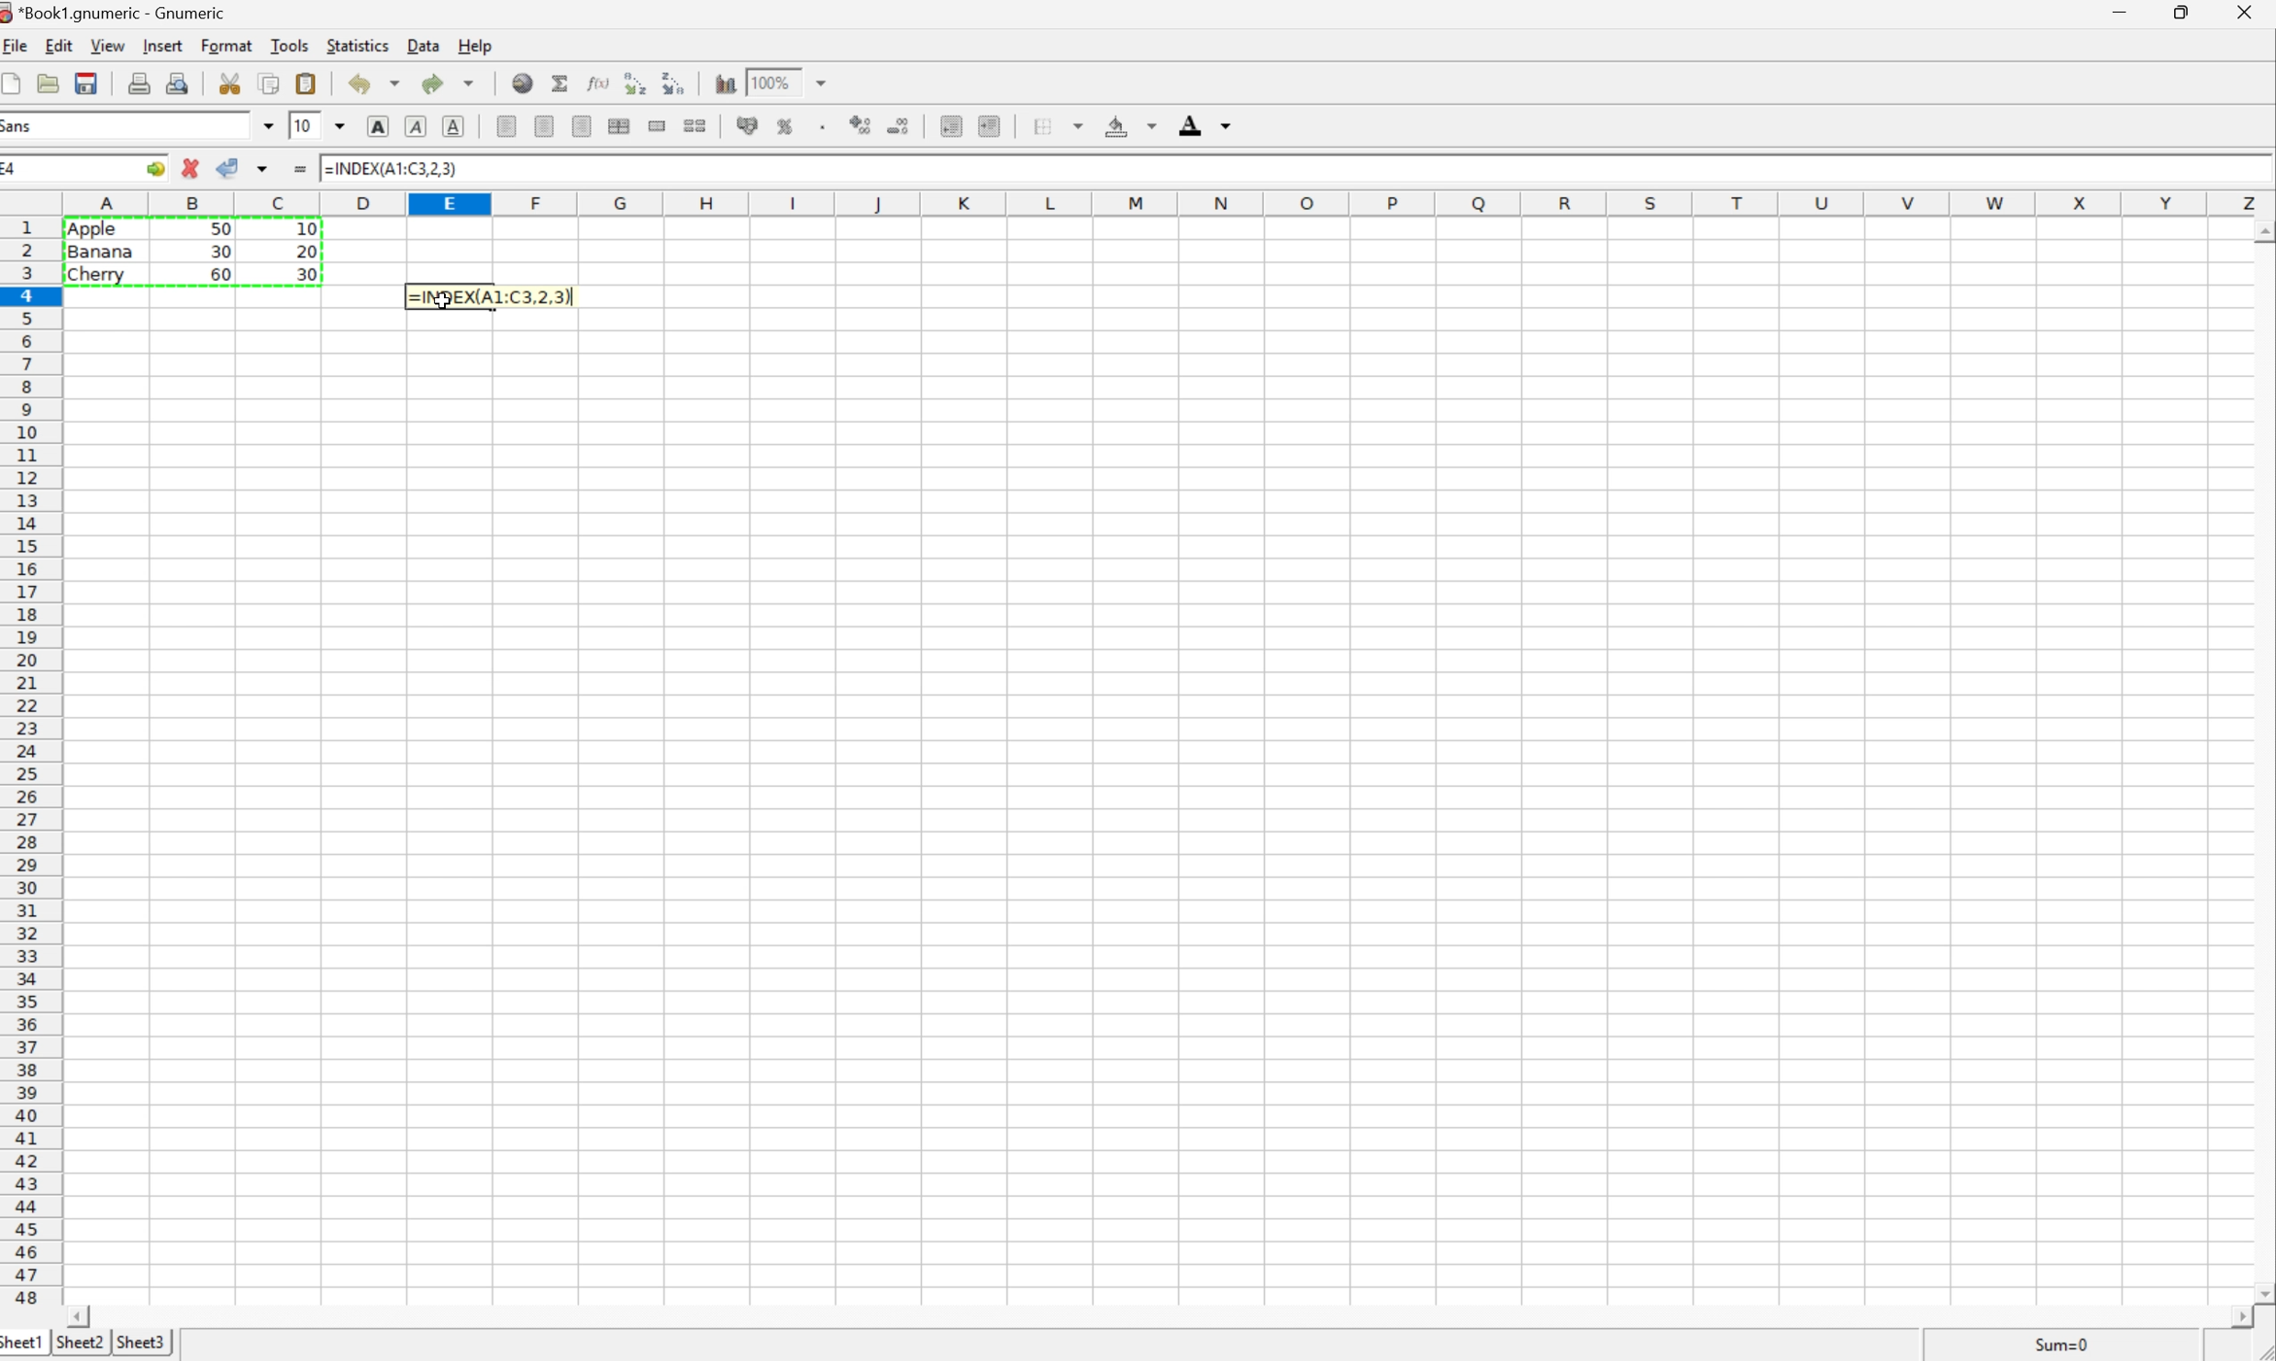 Image resolution: width=2276 pixels, height=1361 pixels. I want to click on scroll down, so click(2261, 1293).